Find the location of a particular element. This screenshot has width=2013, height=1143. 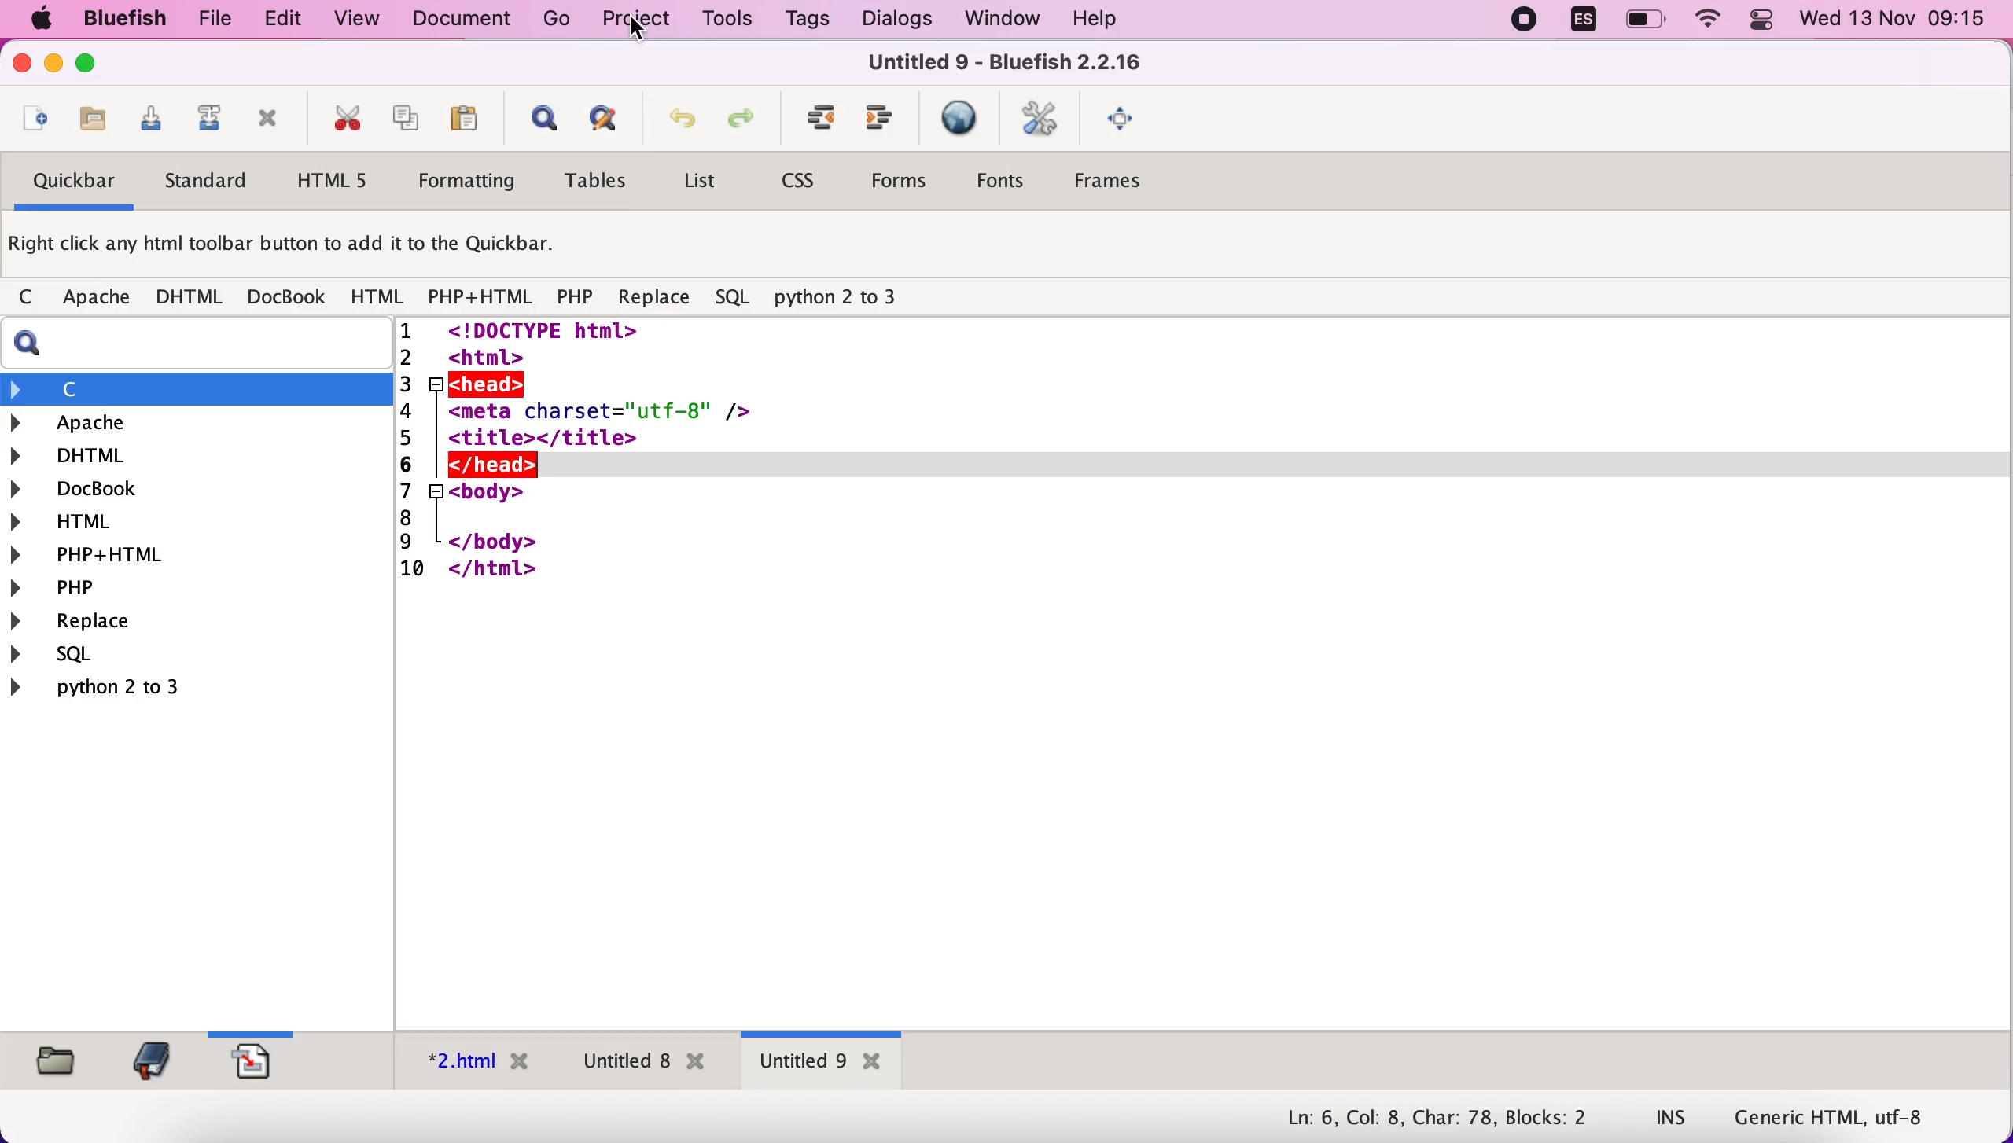

view is located at coordinates (359, 18).